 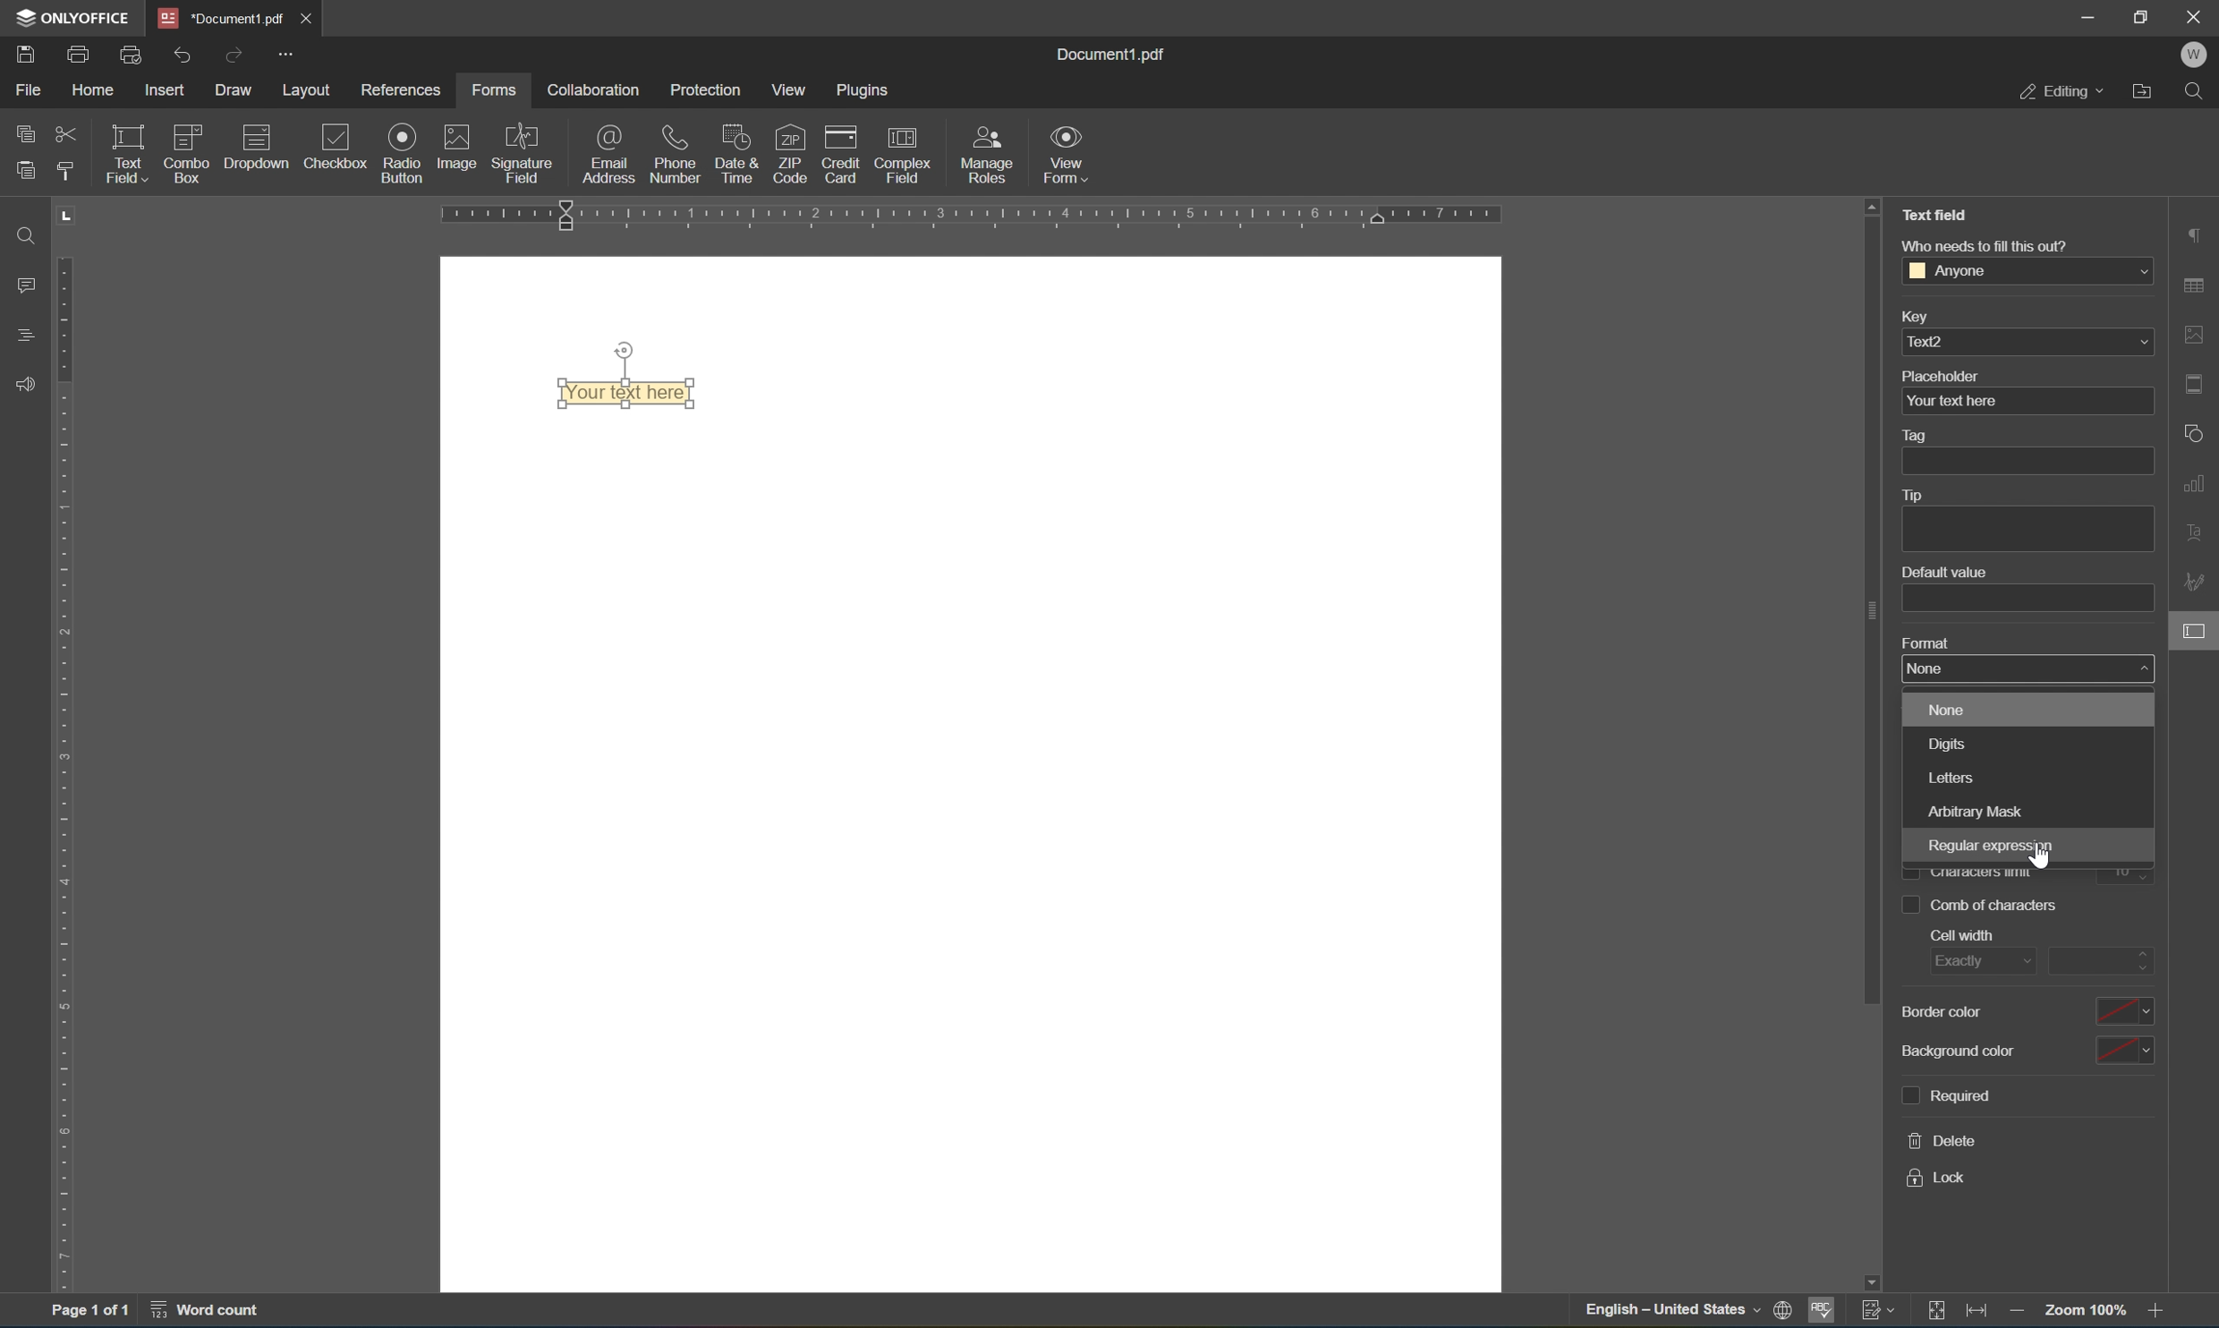 What do you see at coordinates (1969, 936) in the screenshot?
I see `cell with` at bounding box center [1969, 936].